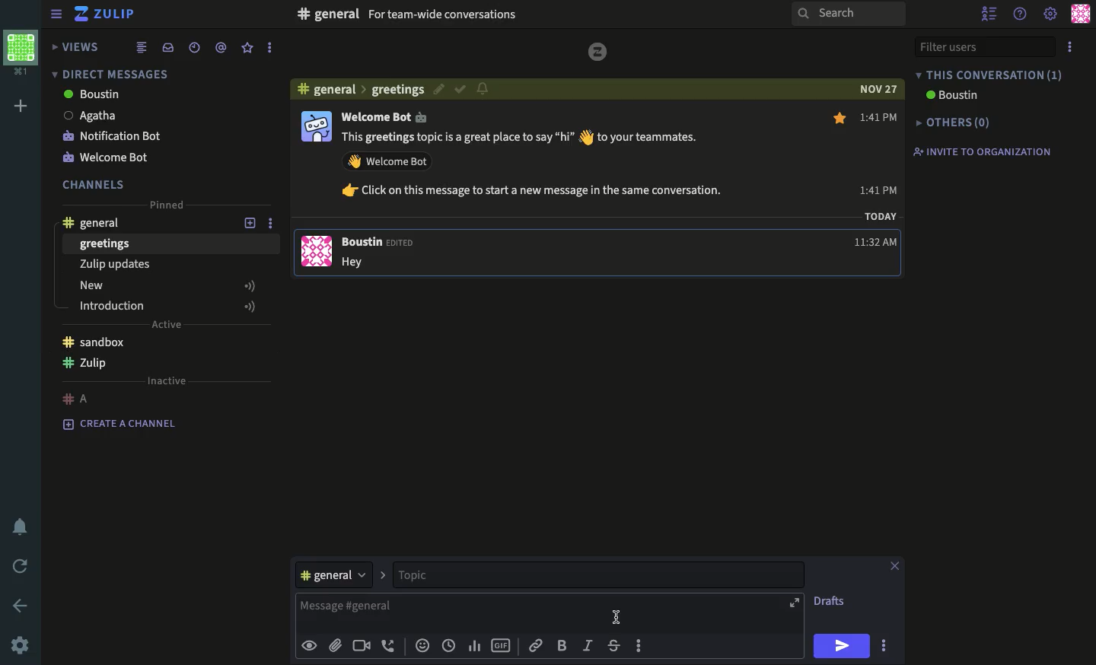 The image size is (1096, 665). What do you see at coordinates (119, 422) in the screenshot?
I see `create a channel` at bounding box center [119, 422].